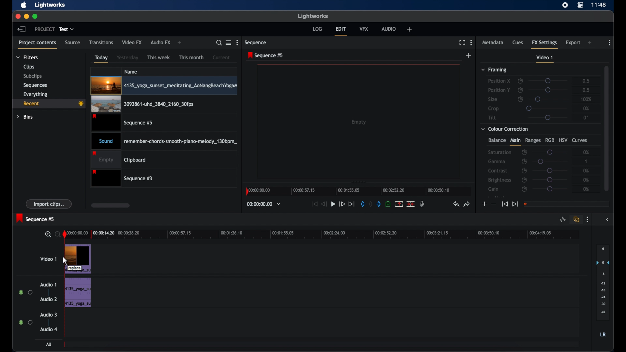 This screenshot has width=626, height=352. What do you see at coordinates (333, 204) in the screenshot?
I see `play ` at bounding box center [333, 204].